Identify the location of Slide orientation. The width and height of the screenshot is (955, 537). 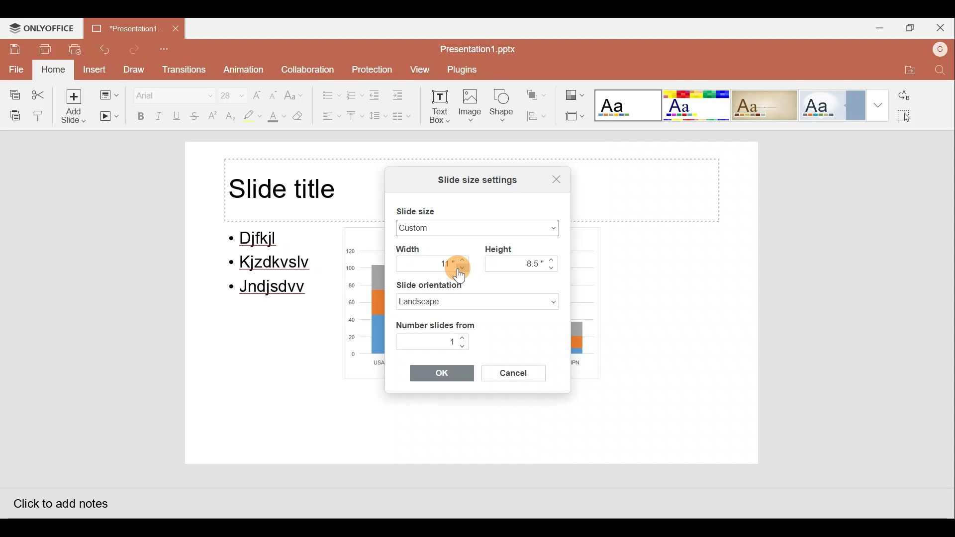
(458, 285).